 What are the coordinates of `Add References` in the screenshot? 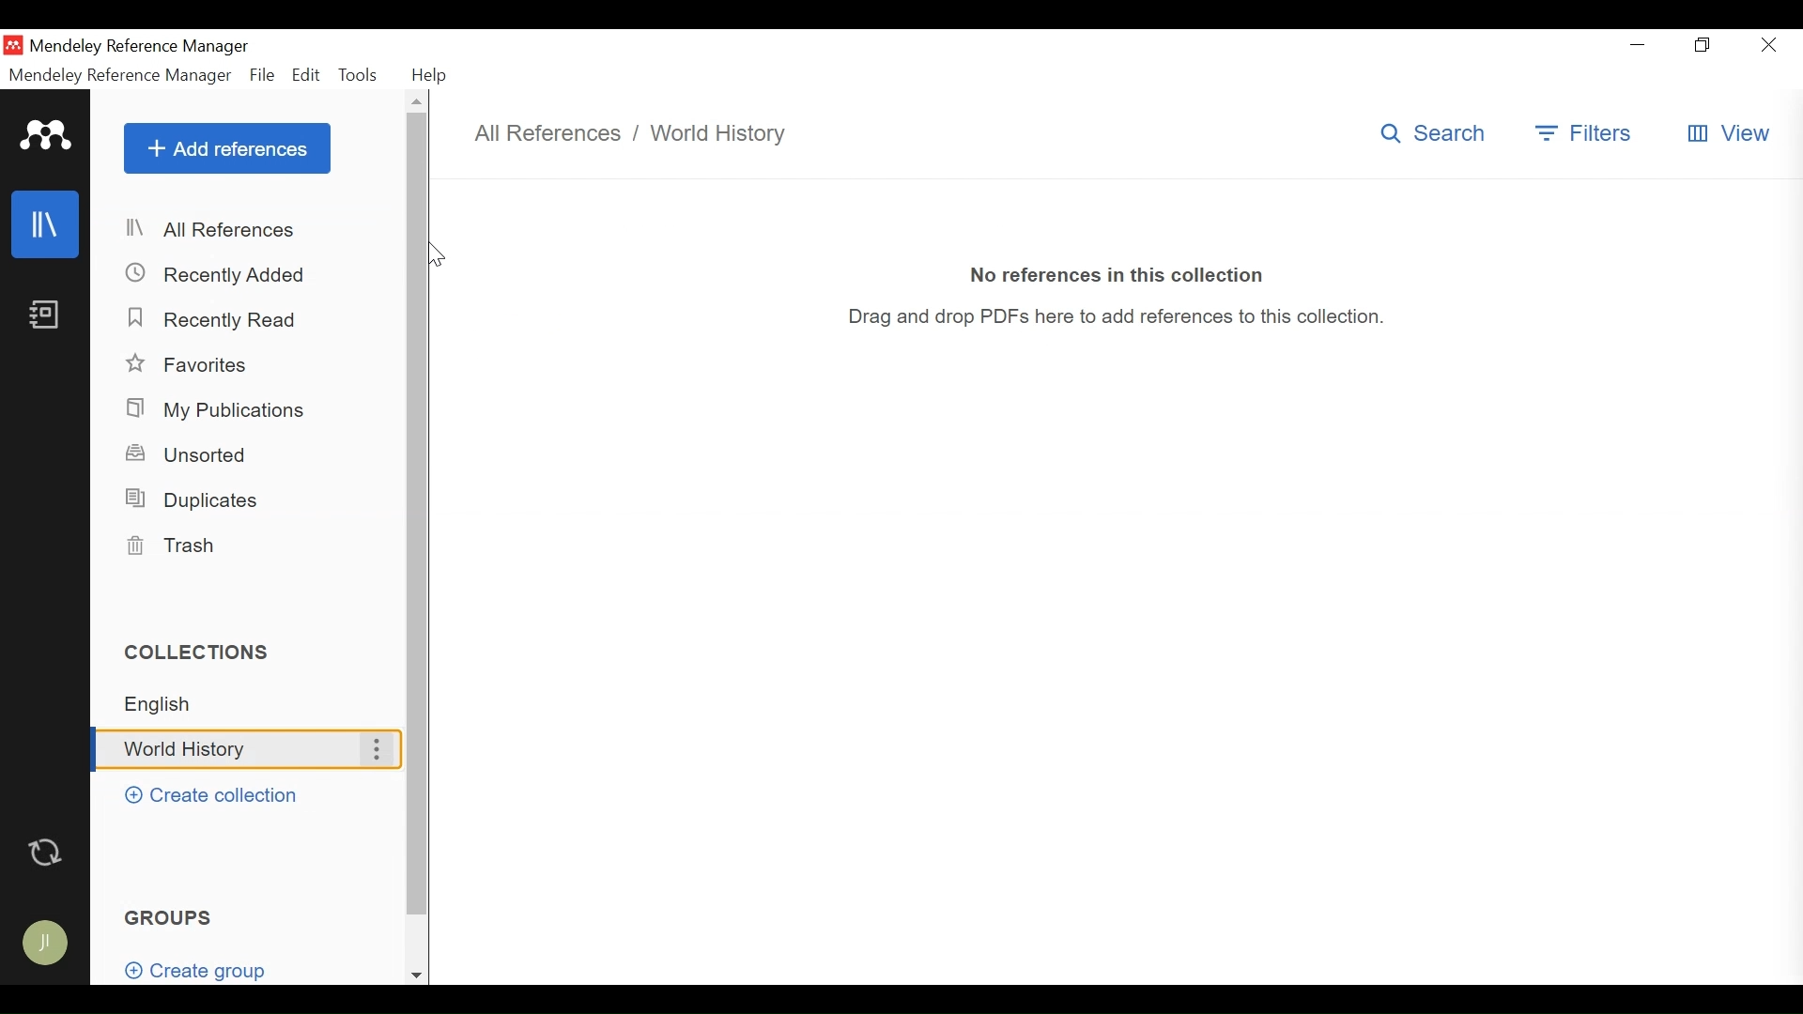 It's located at (227, 147).